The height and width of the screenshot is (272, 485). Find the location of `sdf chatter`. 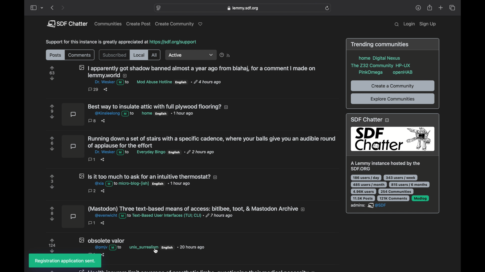

sdf chatter is located at coordinates (392, 163).